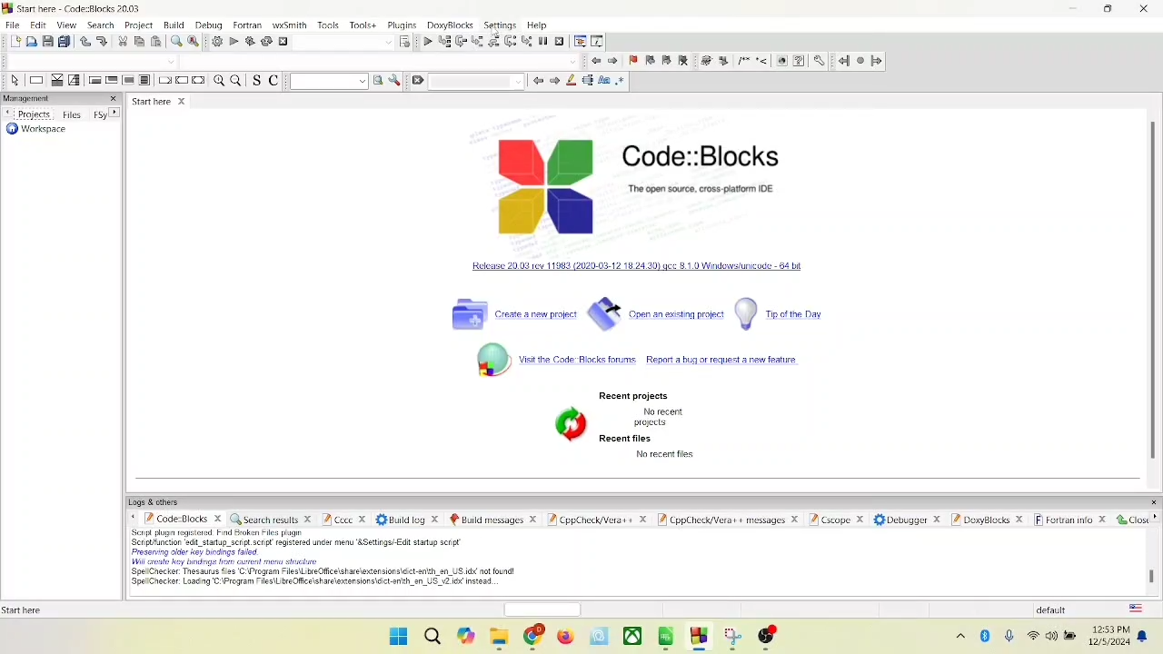 This screenshot has height=654, width=1163. I want to click on toggle source, so click(253, 80).